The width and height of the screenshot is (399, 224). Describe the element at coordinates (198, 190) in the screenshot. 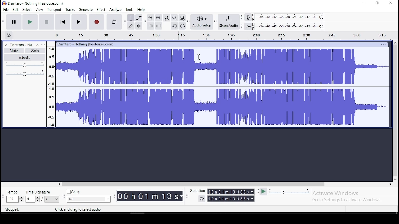

I see `selection` at that location.